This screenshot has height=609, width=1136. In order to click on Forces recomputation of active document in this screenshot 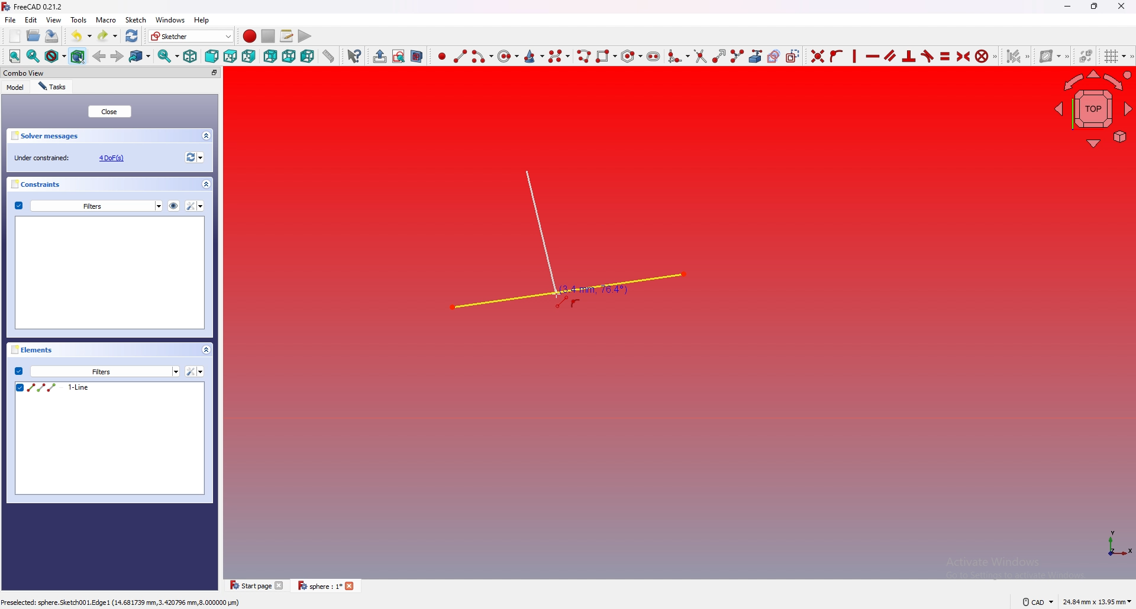, I will do `click(193, 158)`.